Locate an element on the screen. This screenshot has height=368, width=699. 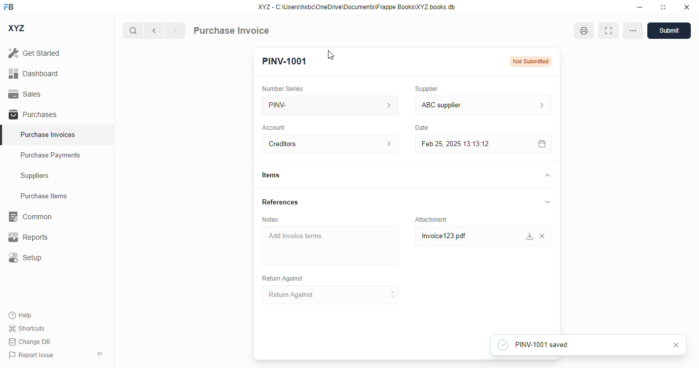
XYZ is located at coordinates (17, 28).